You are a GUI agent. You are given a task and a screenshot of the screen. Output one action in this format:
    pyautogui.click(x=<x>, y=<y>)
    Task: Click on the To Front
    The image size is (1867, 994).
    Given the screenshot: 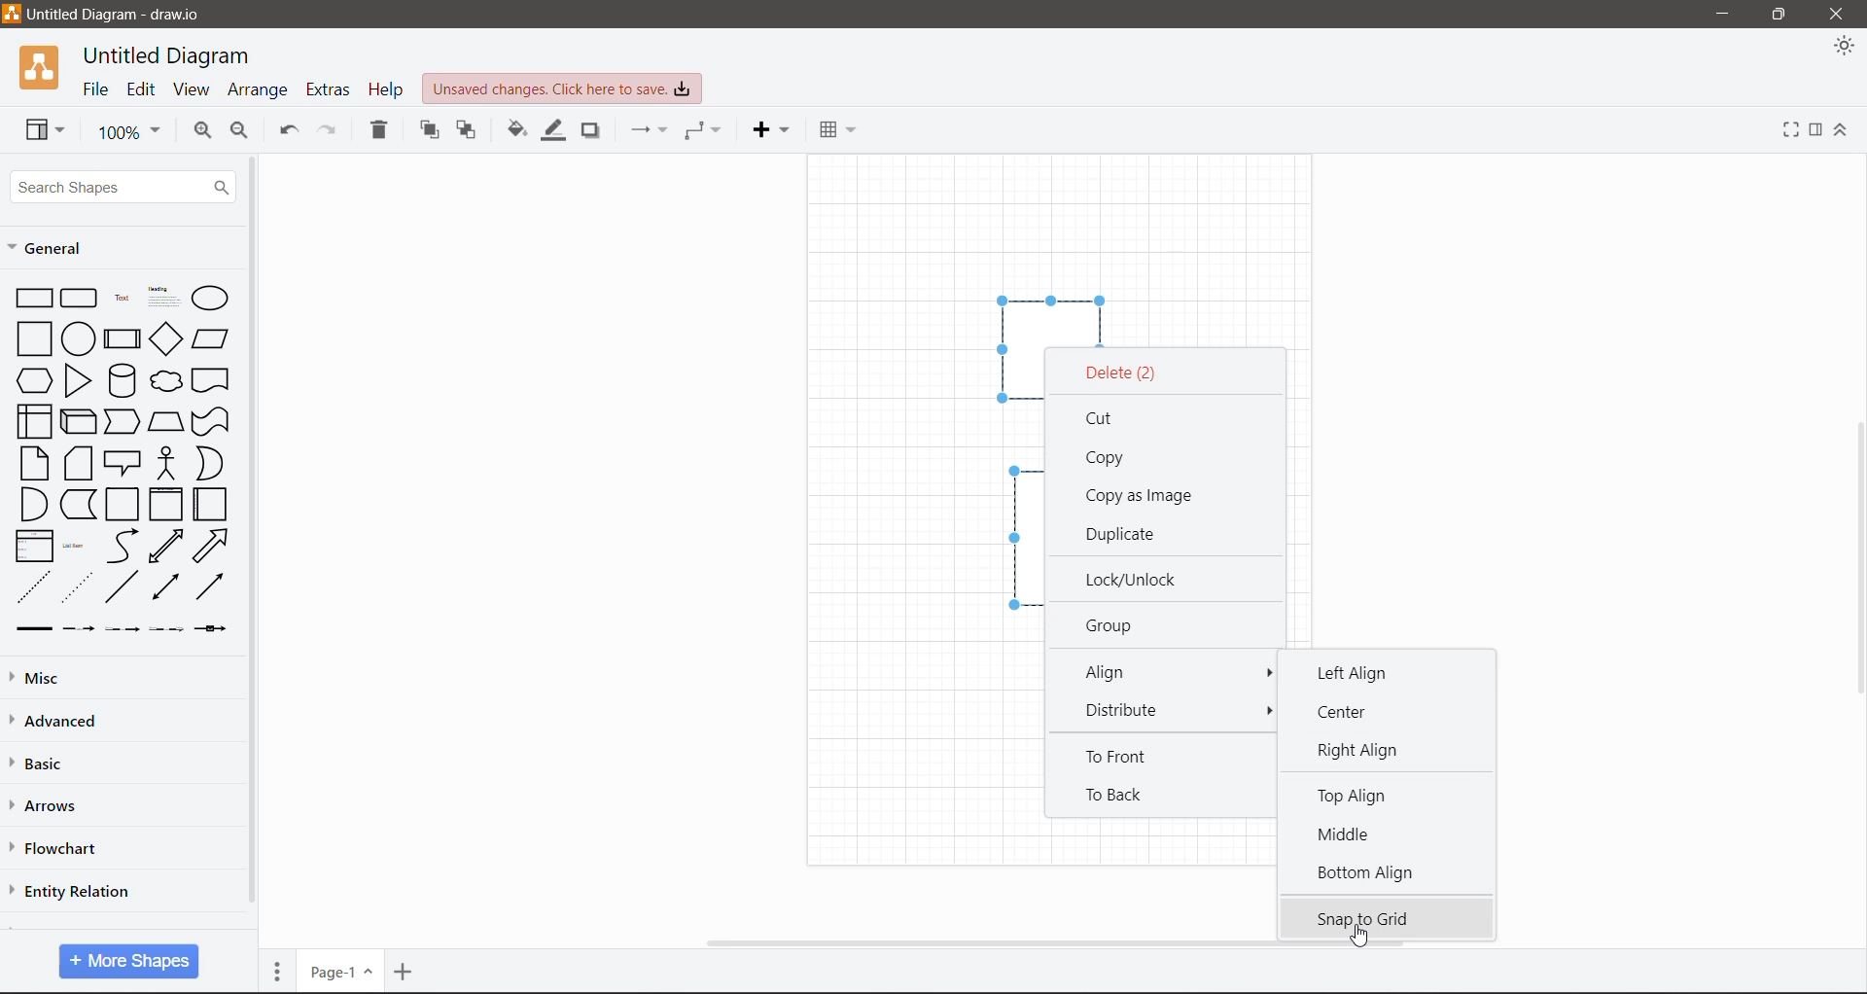 What is the action you would take?
    pyautogui.click(x=1126, y=759)
    